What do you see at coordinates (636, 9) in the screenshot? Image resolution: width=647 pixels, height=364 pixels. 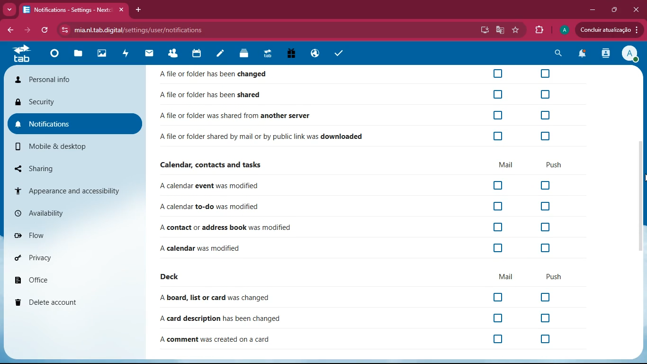 I see `Close` at bounding box center [636, 9].